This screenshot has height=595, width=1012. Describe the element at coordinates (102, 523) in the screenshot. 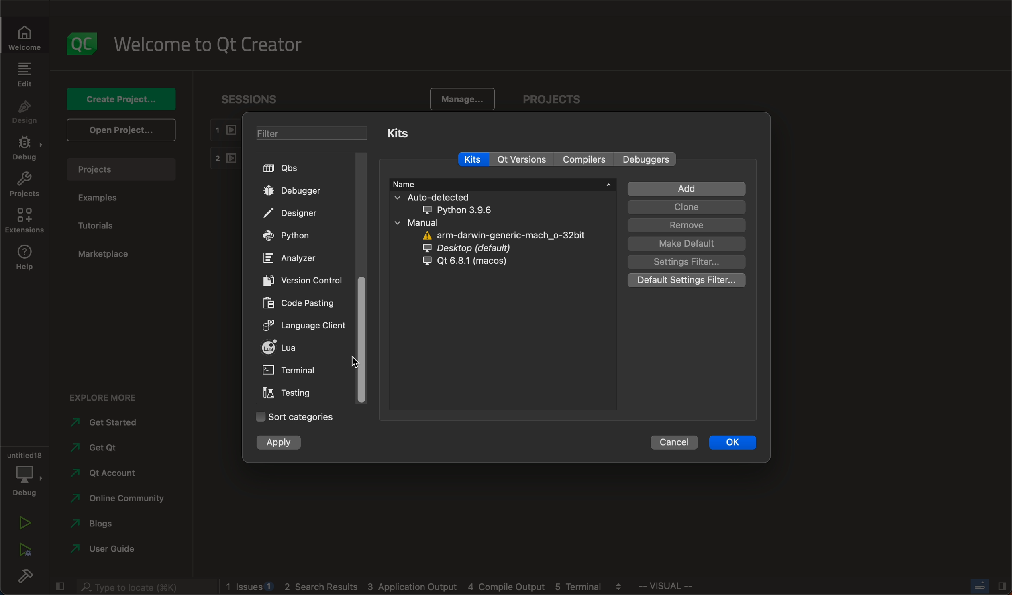

I see `blogs` at that location.